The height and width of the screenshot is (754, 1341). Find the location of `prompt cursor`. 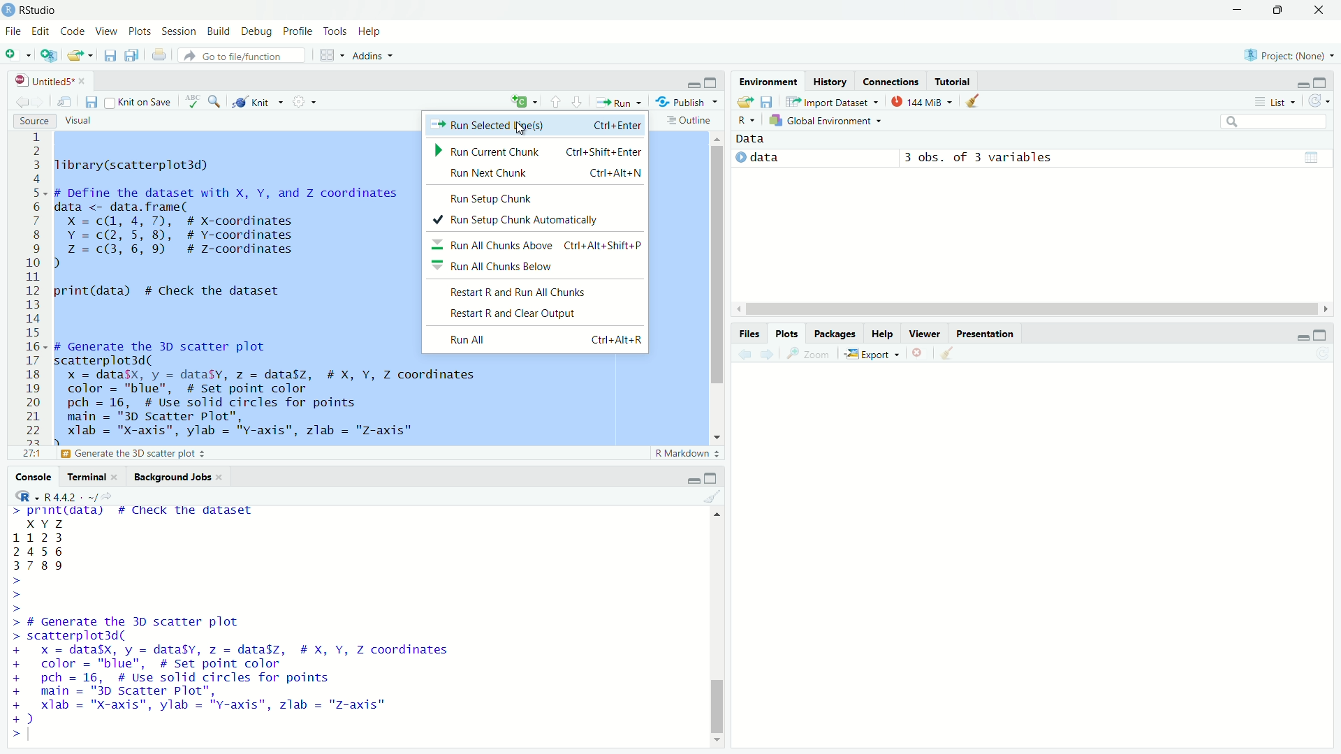

prompt cursor is located at coordinates (12, 595).